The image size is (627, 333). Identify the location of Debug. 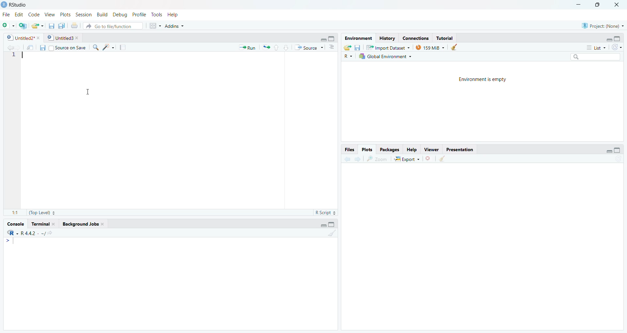
(120, 15).